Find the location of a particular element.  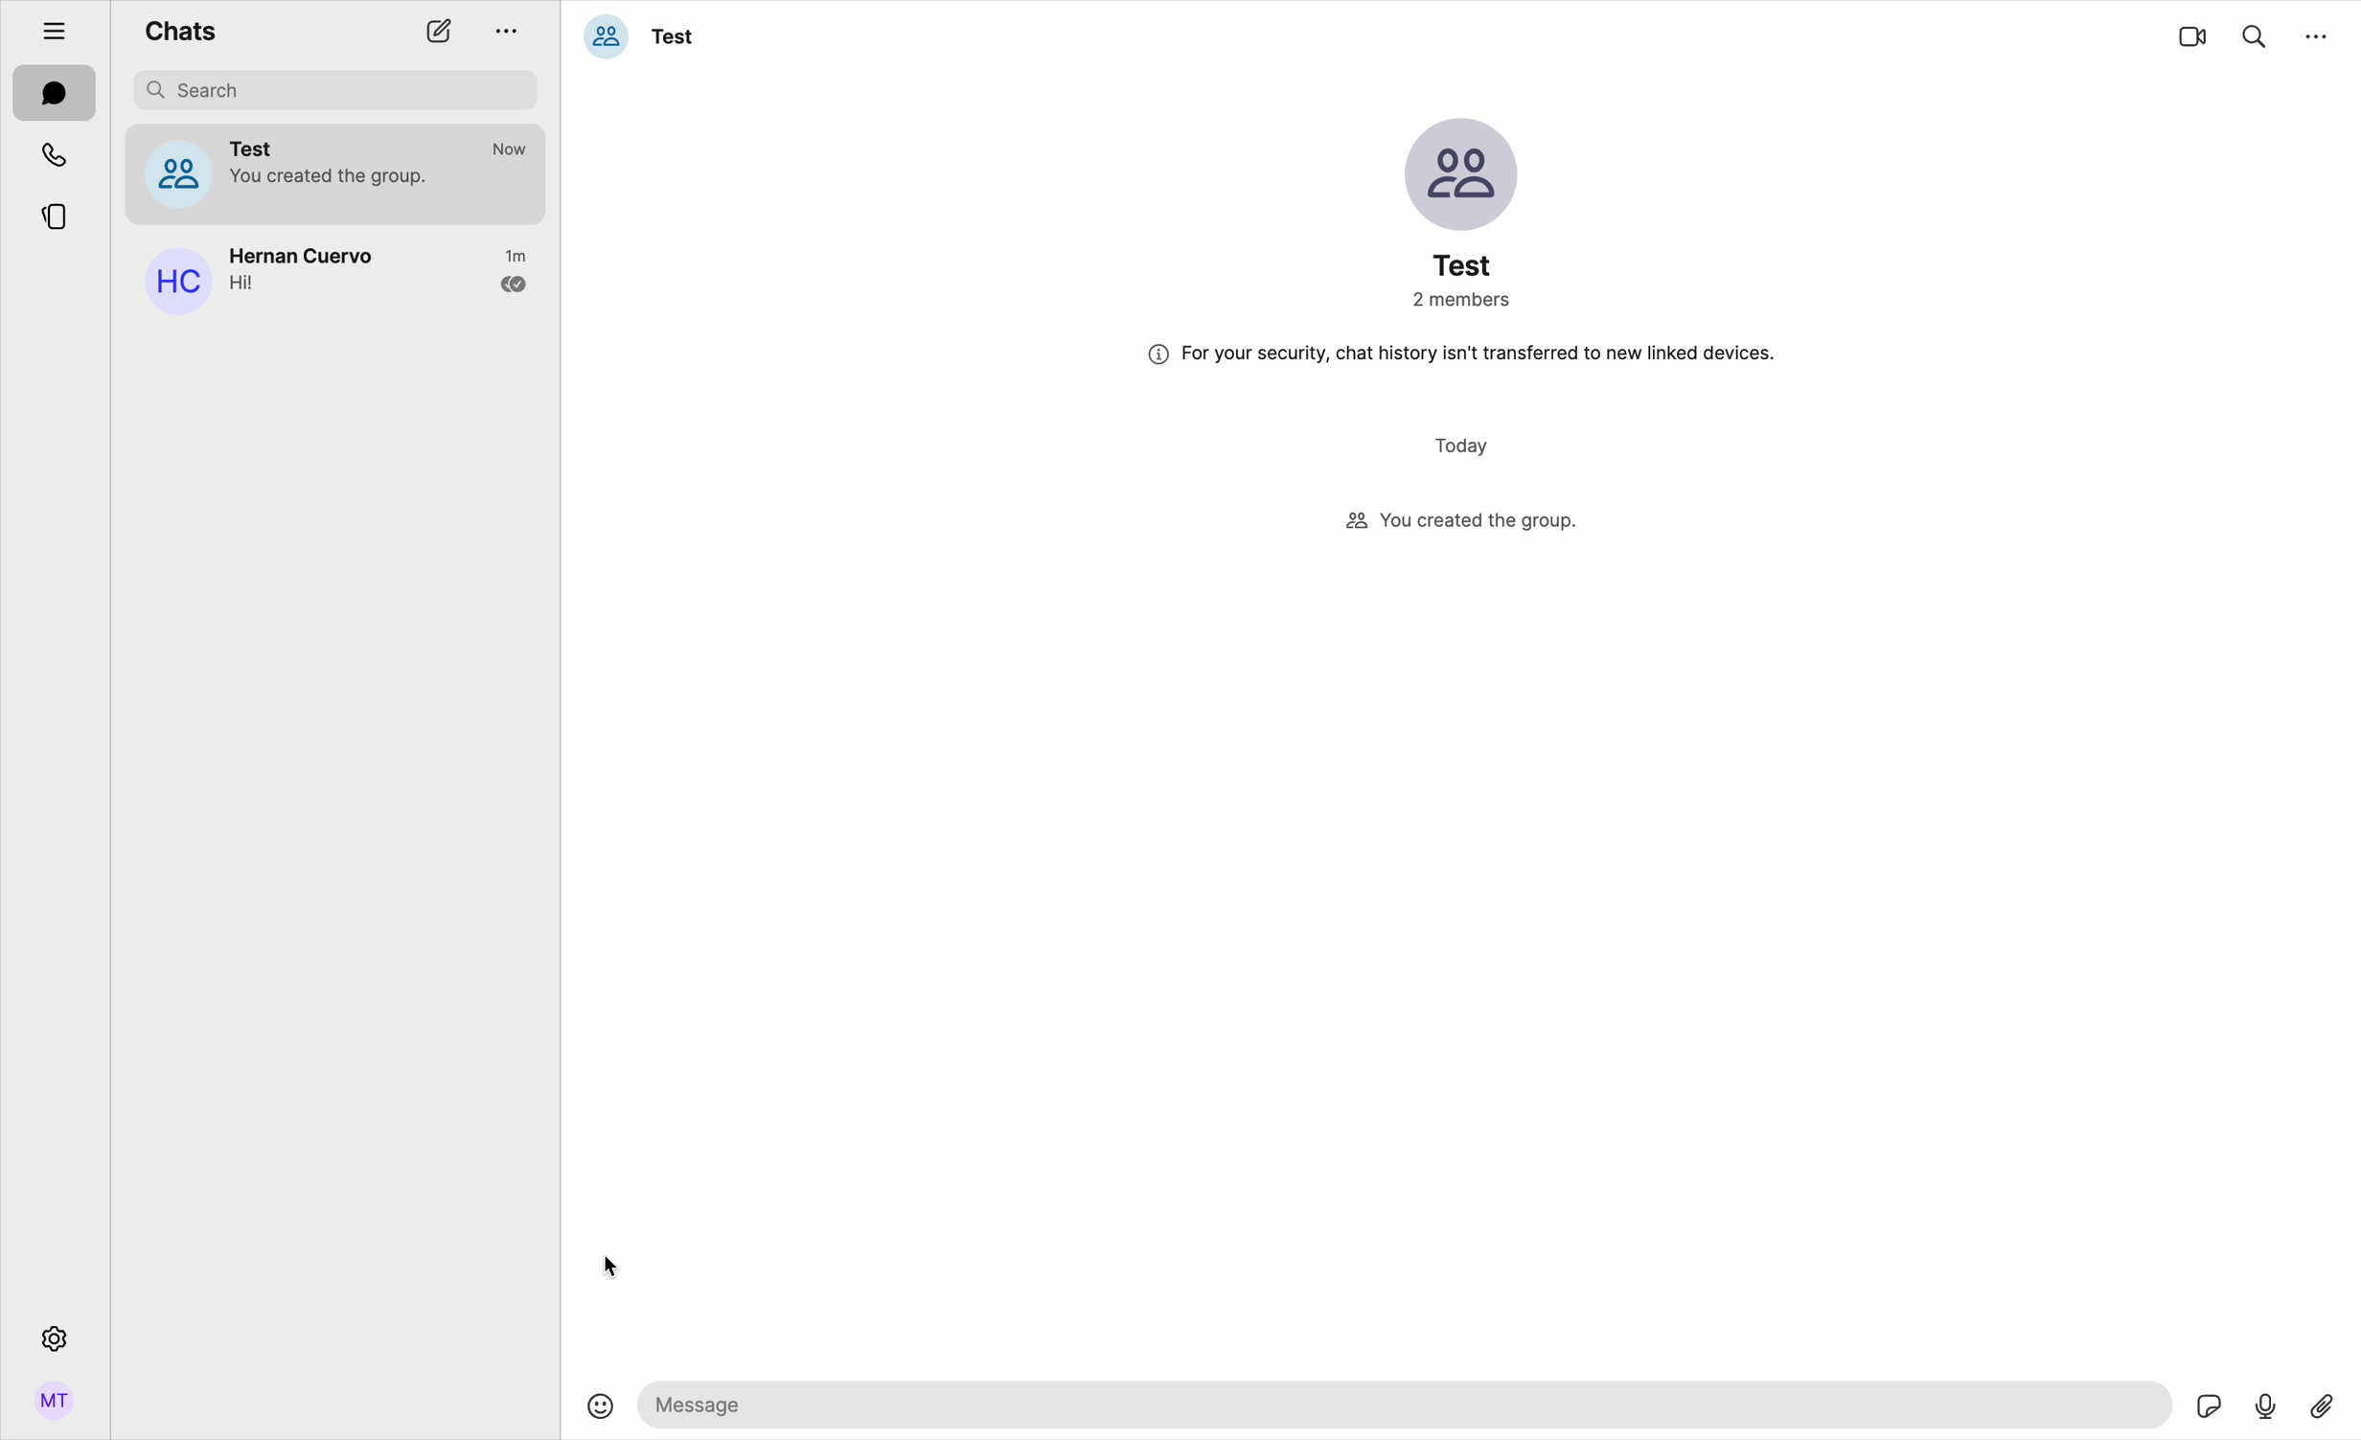

today is located at coordinates (1464, 446).